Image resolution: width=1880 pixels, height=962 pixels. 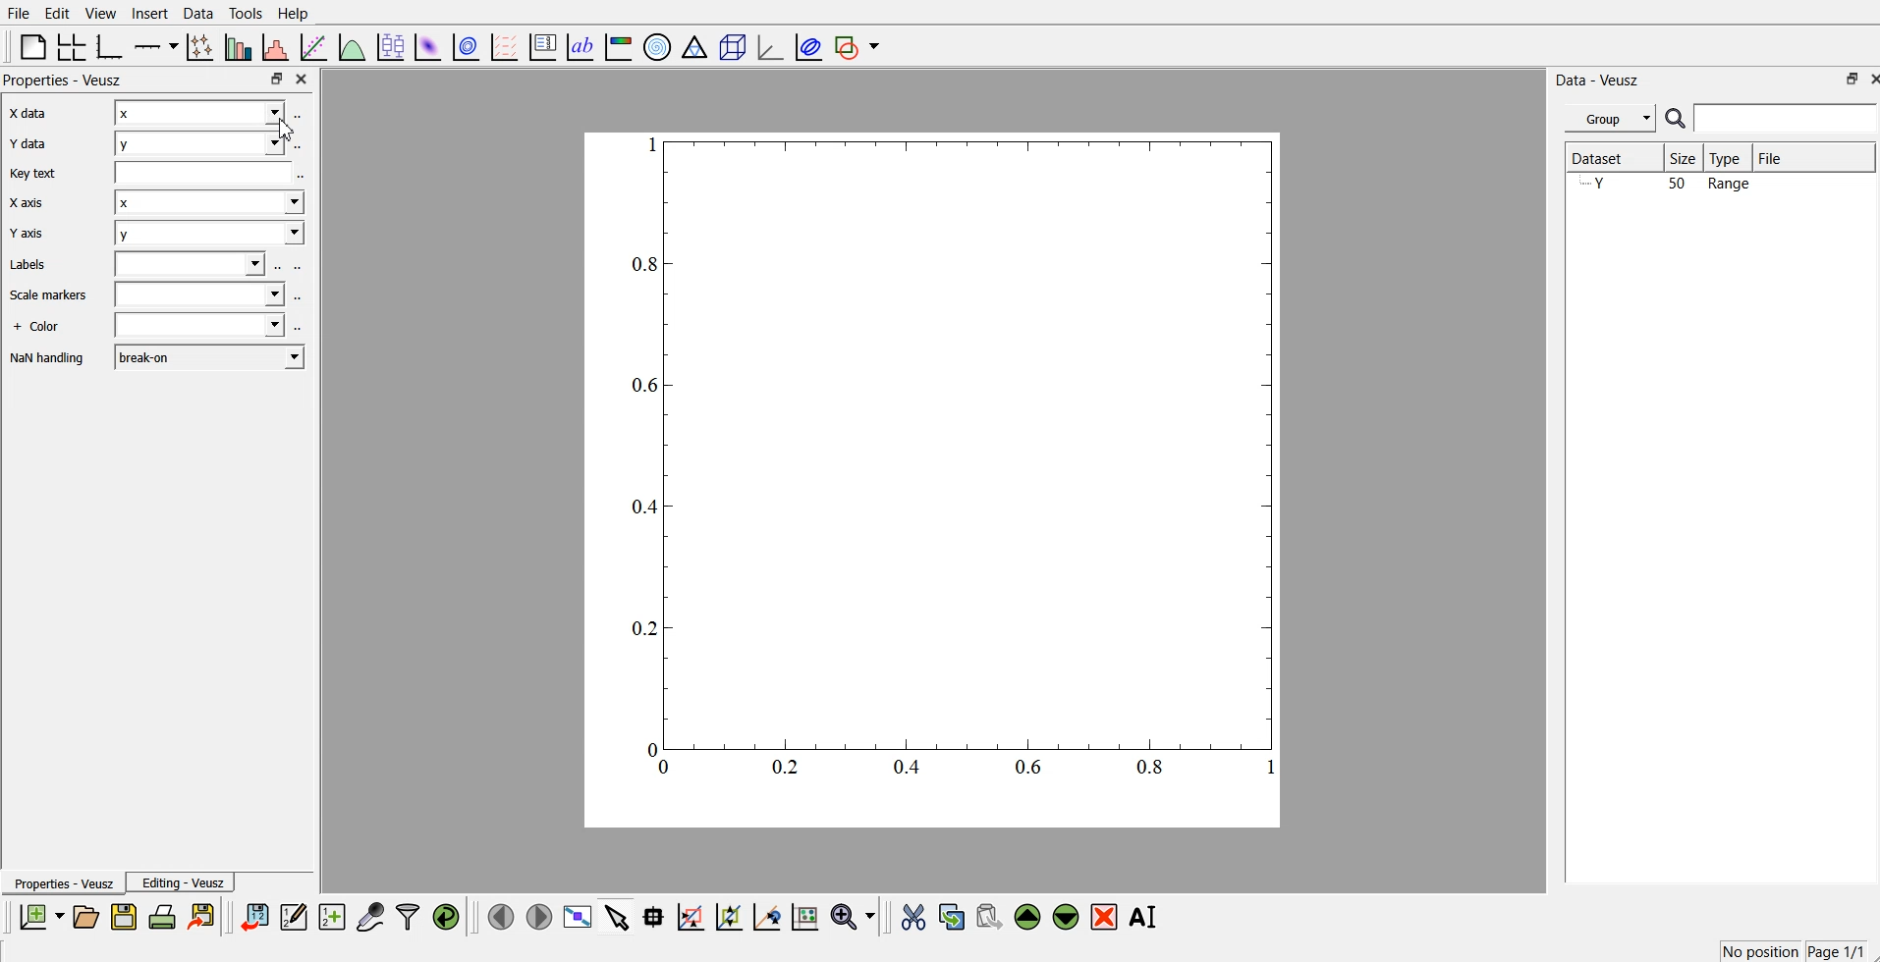 I want to click on plot vector field, so click(x=503, y=44).